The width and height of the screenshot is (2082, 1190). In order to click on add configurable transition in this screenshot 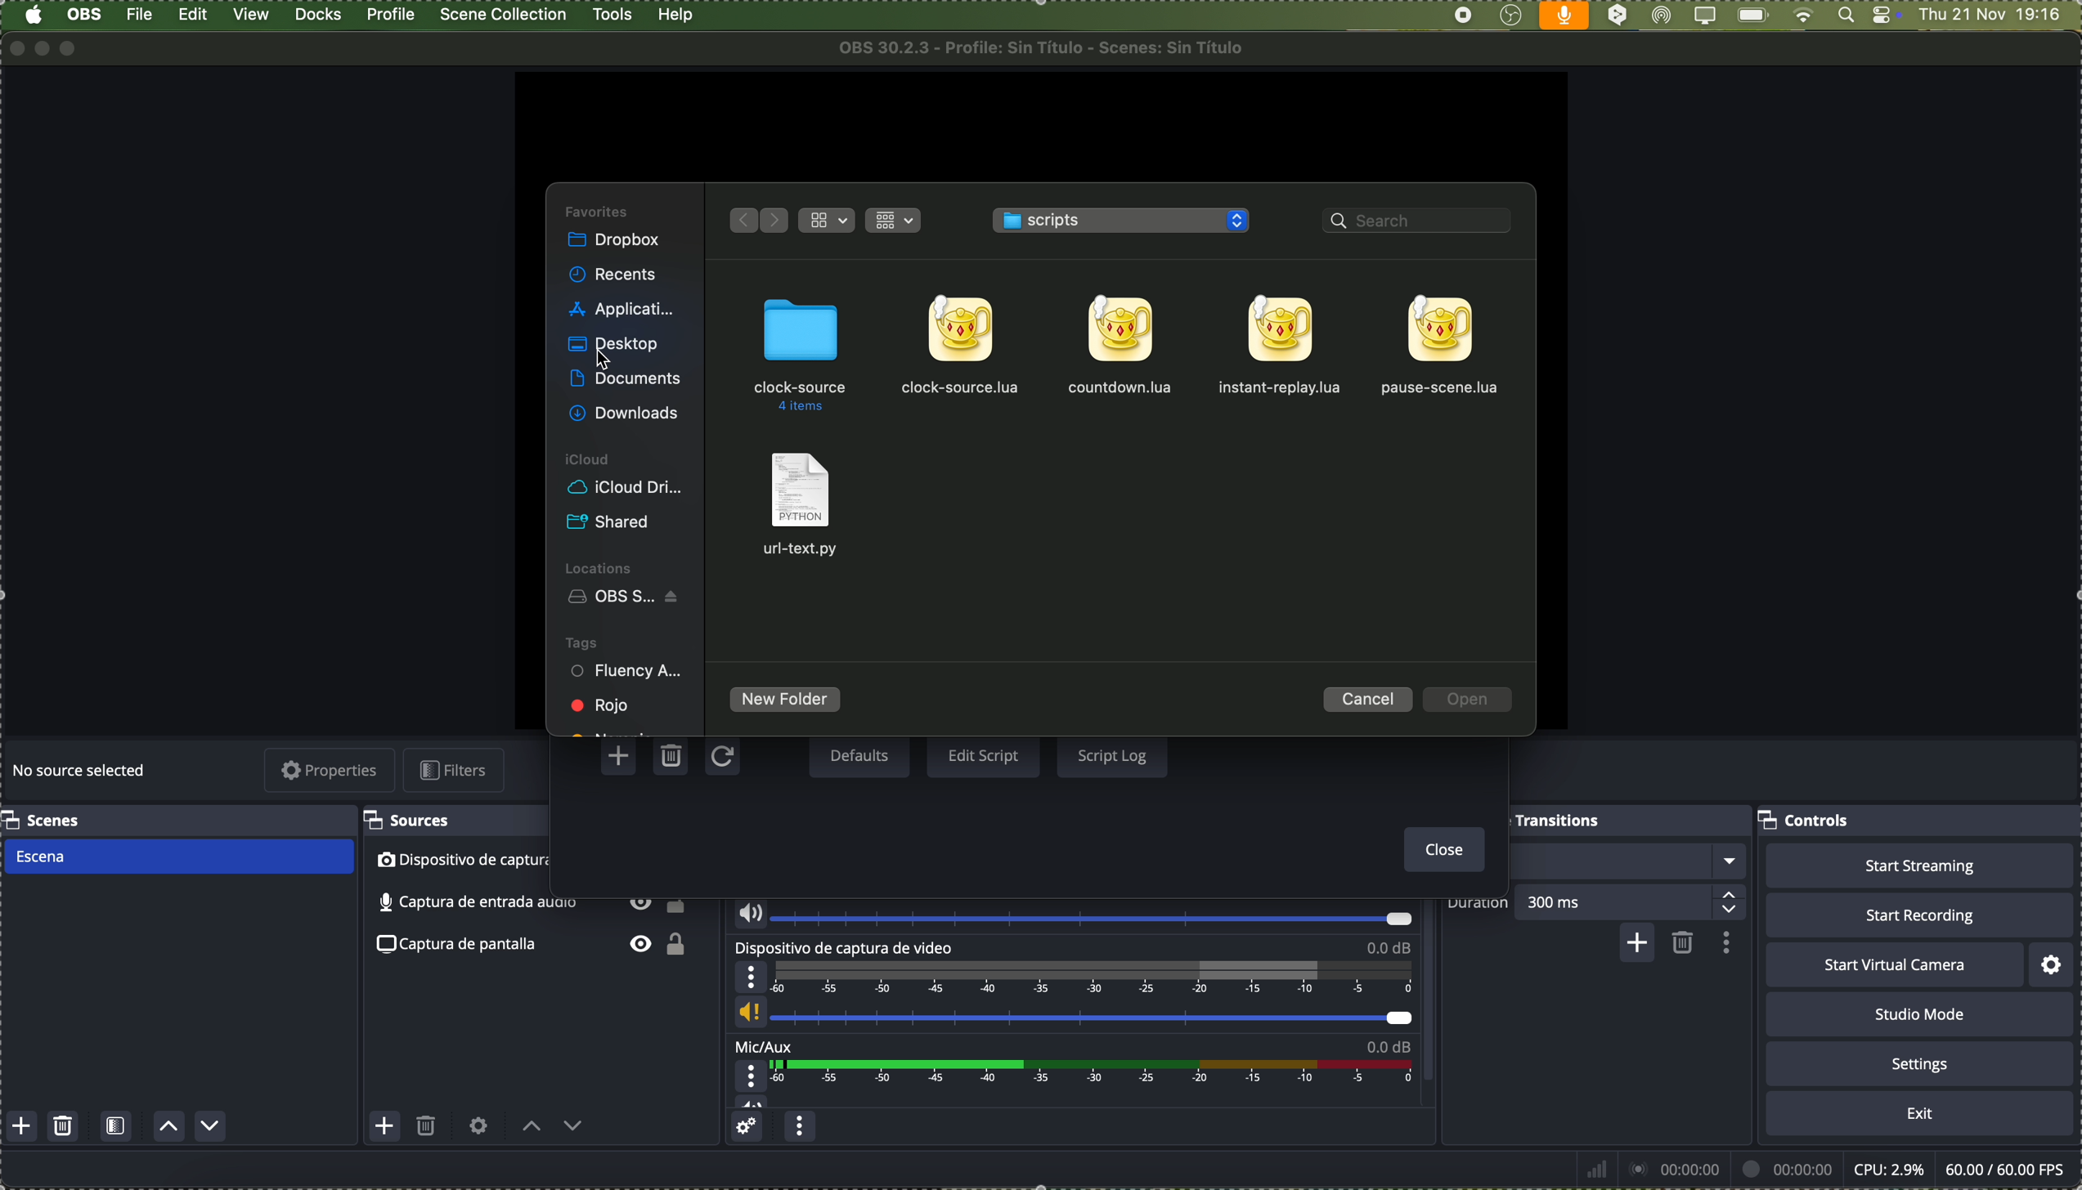, I will do `click(1635, 945)`.